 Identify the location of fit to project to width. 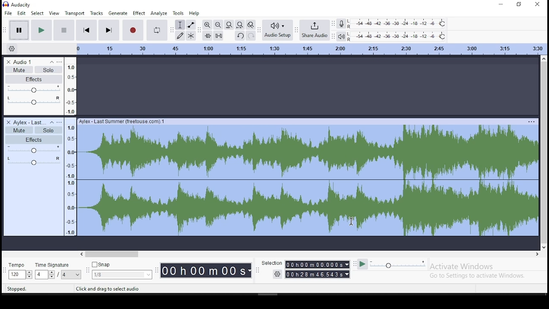
(240, 25).